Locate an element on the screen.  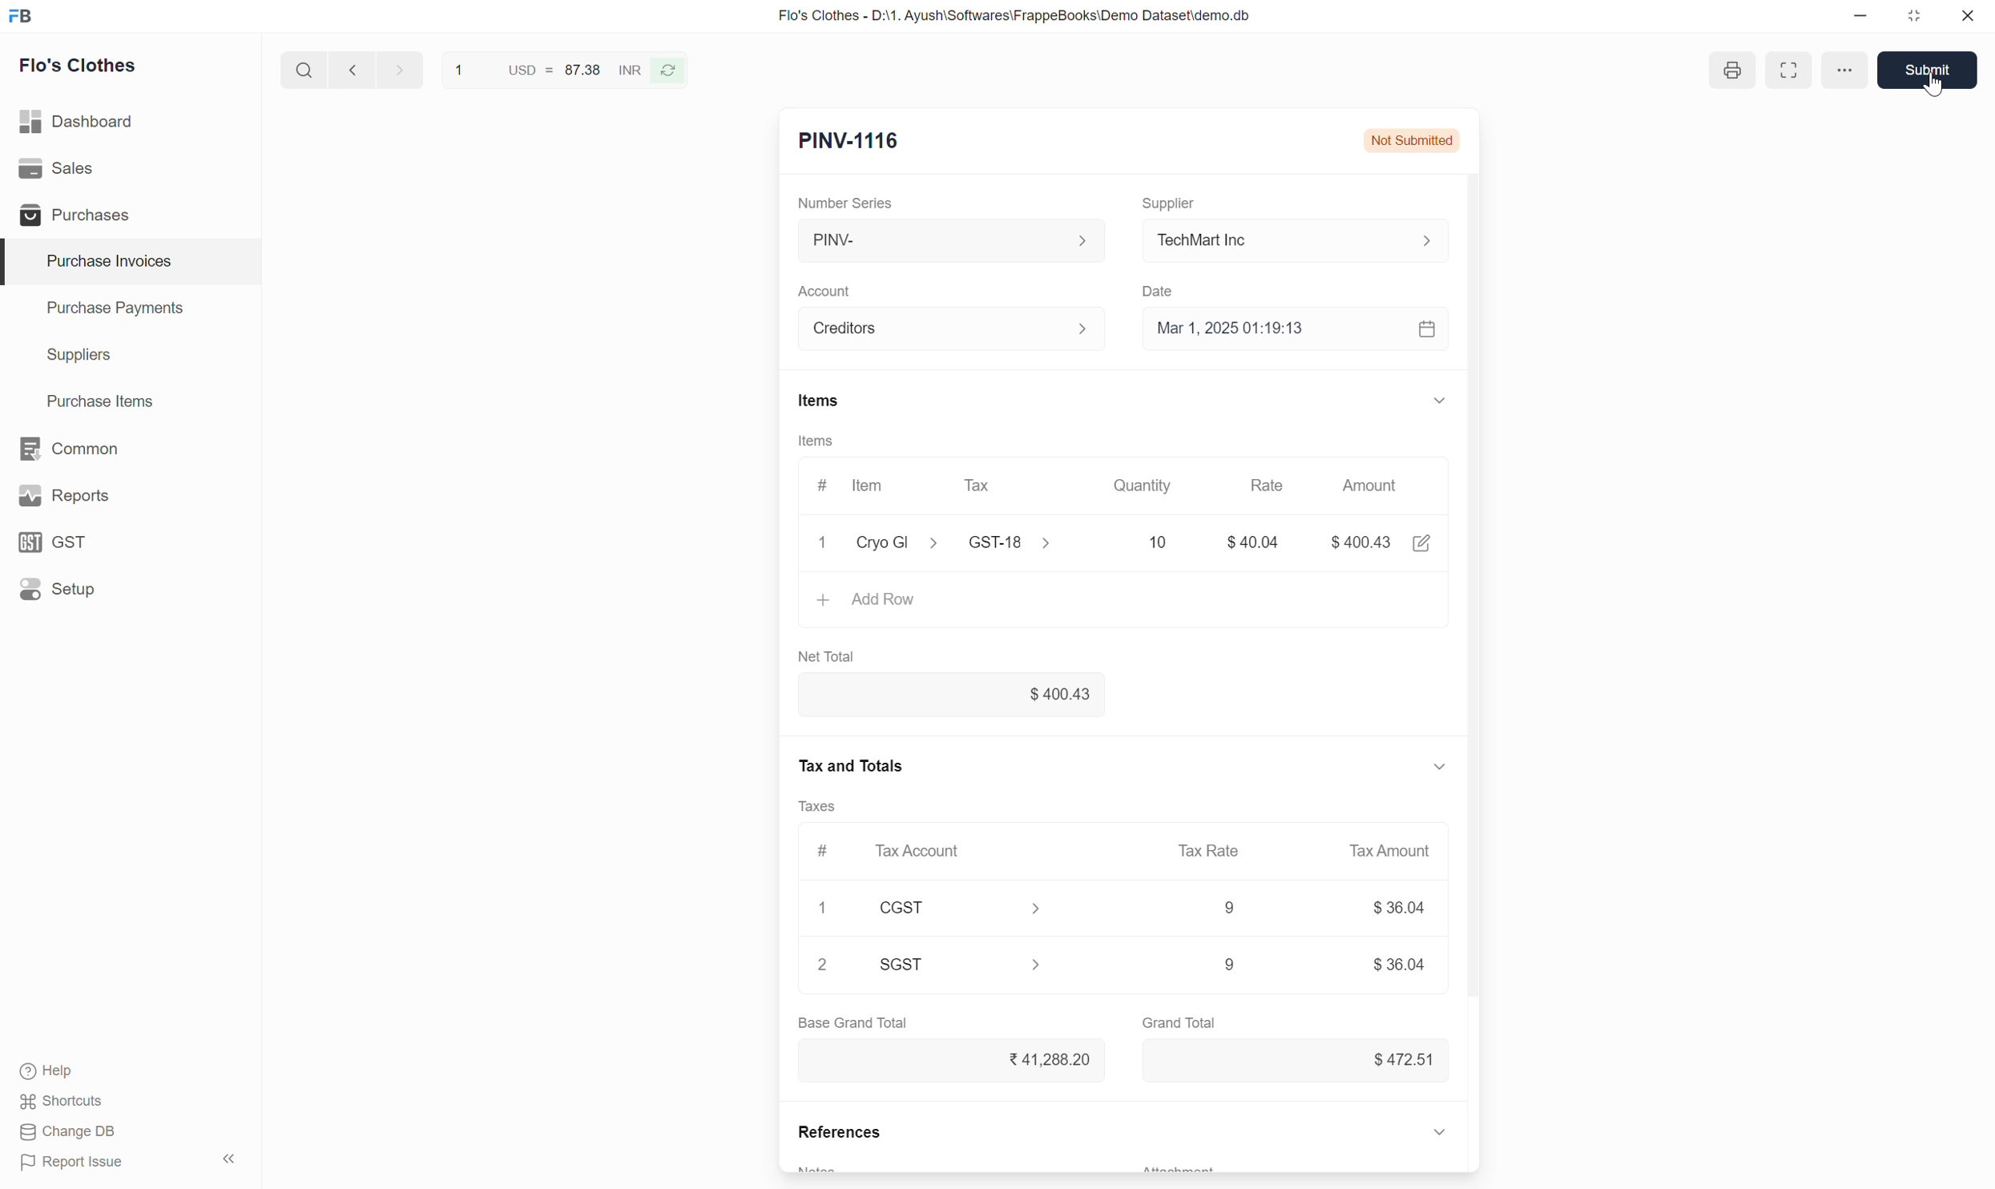
Base Grand Total is located at coordinates (852, 1022).